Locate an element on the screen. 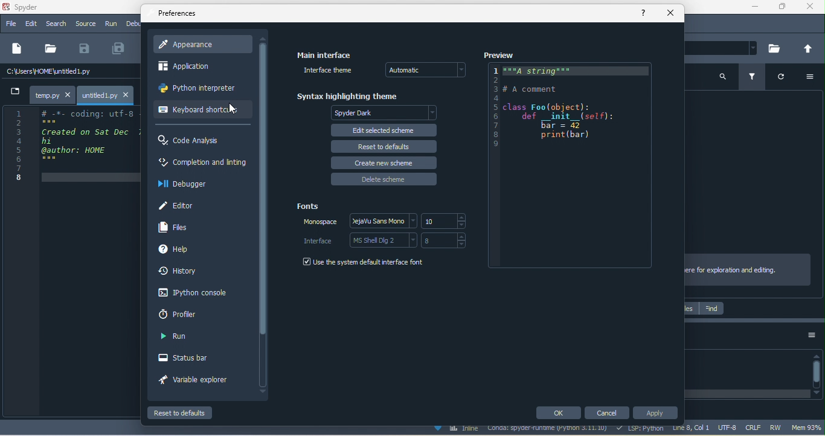  run is located at coordinates (111, 24).